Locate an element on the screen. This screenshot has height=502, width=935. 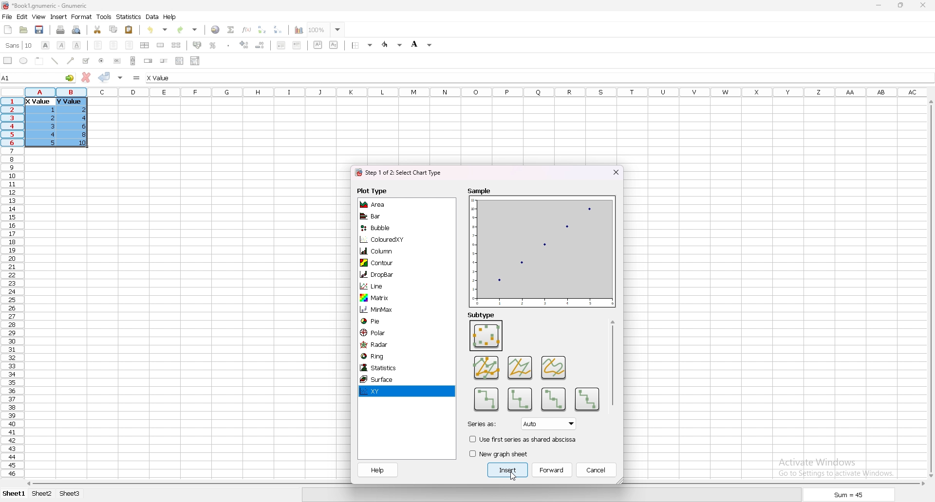
tools is located at coordinates (104, 17).